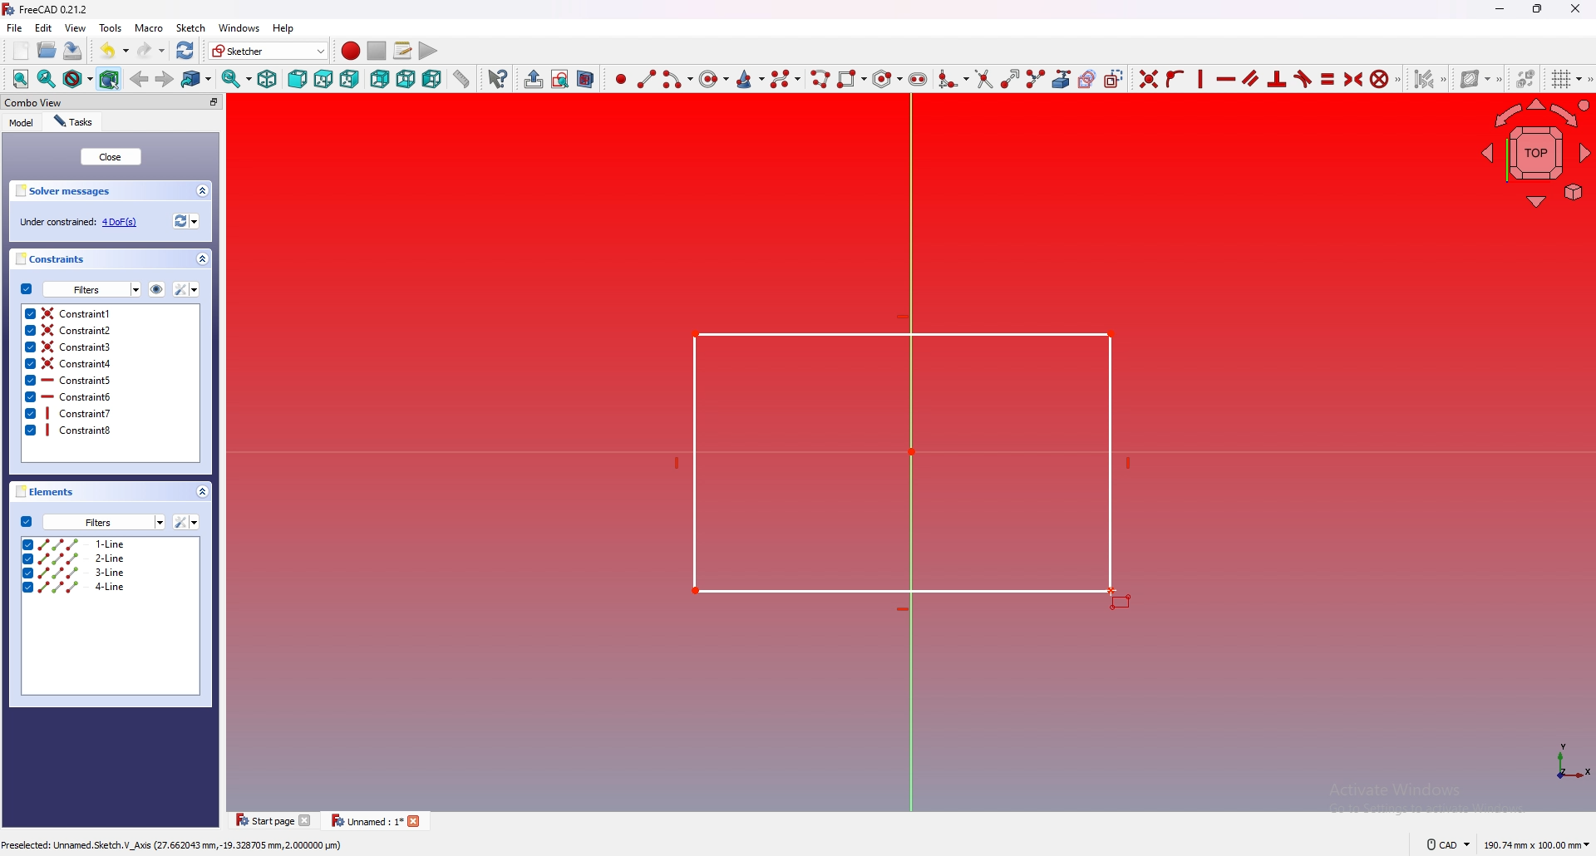  I want to click on split edge, so click(1037, 79).